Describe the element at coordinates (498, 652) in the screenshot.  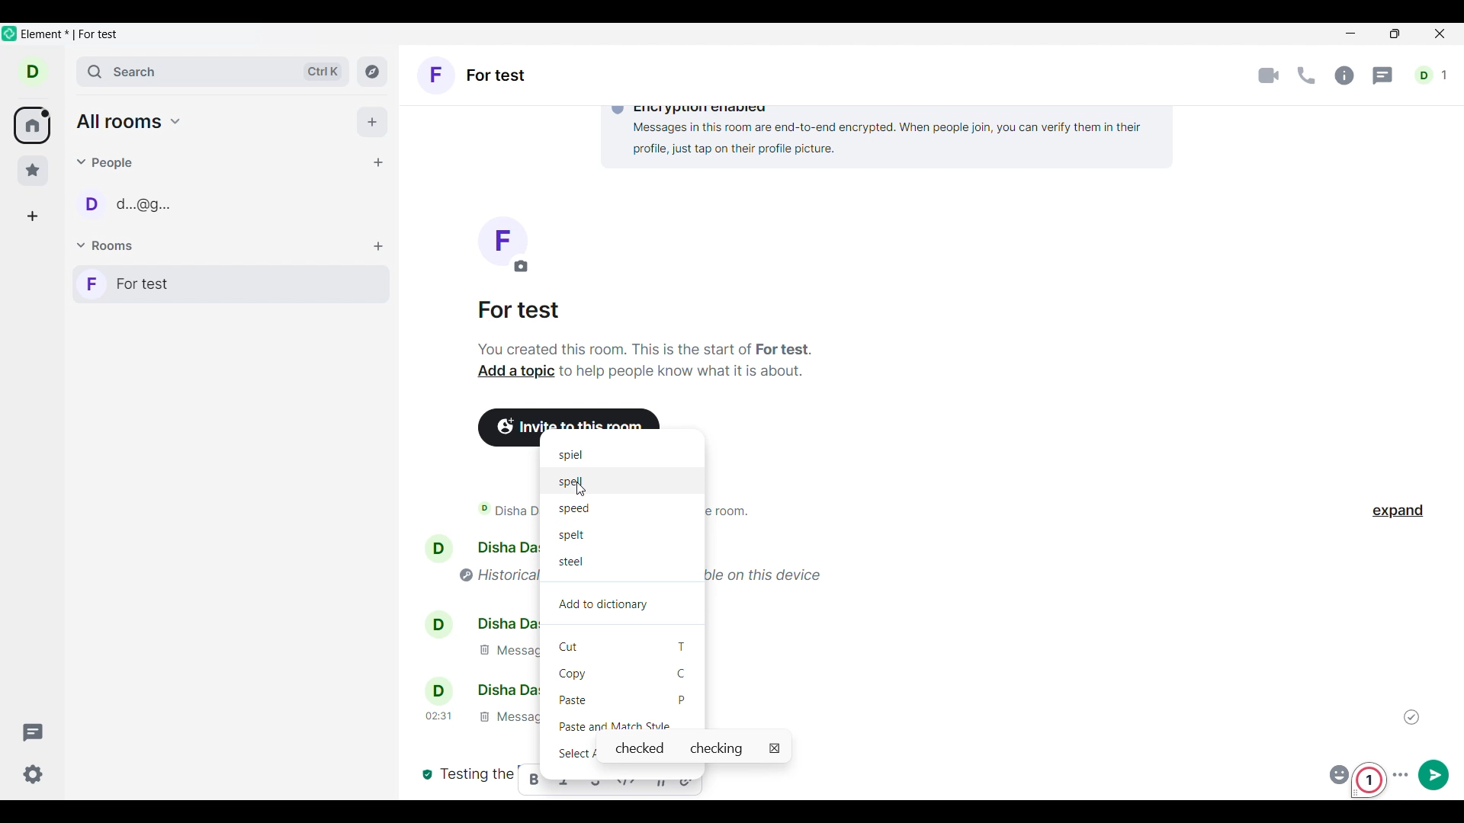
I see `message deleted` at that location.